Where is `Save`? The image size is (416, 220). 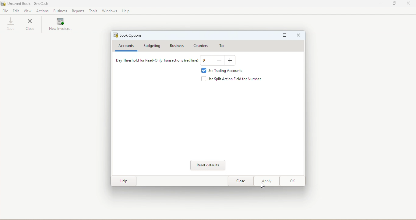
Save is located at coordinates (9, 24).